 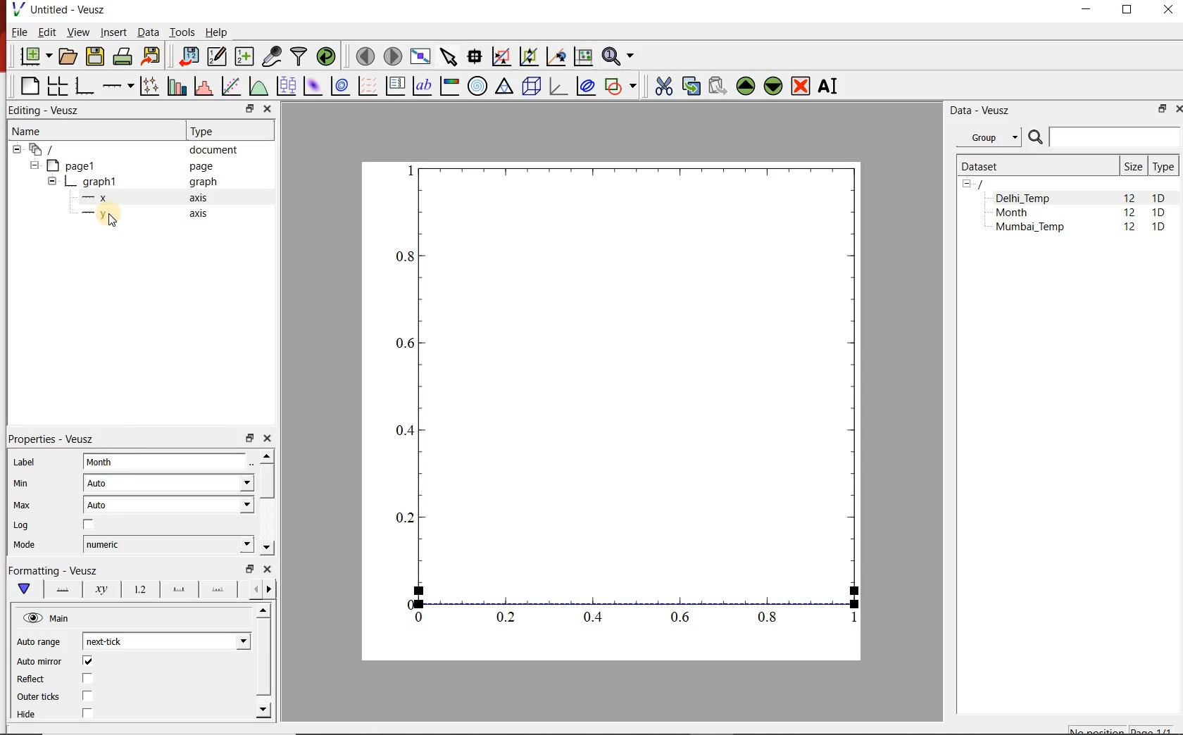 What do you see at coordinates (299, 56) in the screenshot?
I see `filter data` at bounding box center [299, 56].